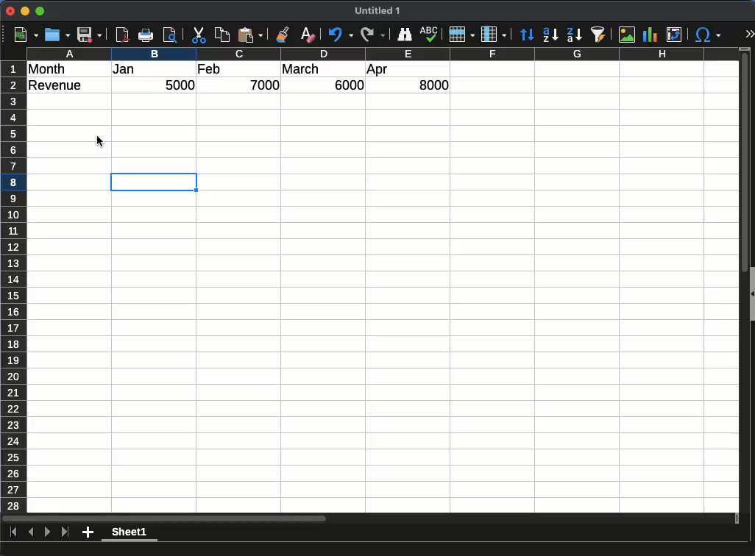 Image resolution: width=755 pixels, height=556 pixels. I want to click on descending, so click(575, 35).